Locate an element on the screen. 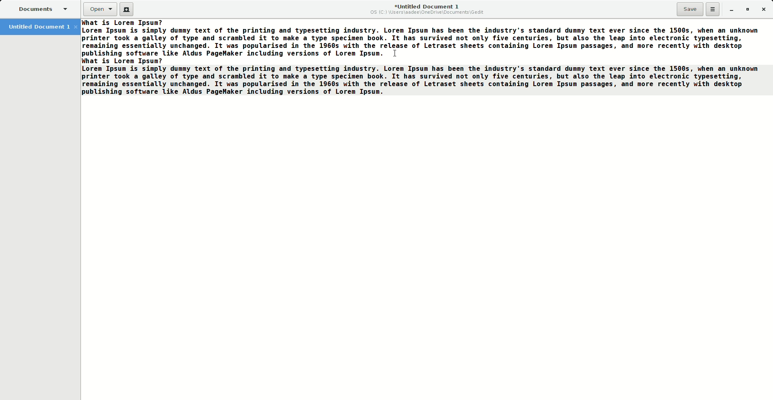 The height and width of the screenshot is (400, 773). Filler text is located at coordinates (422, 38).